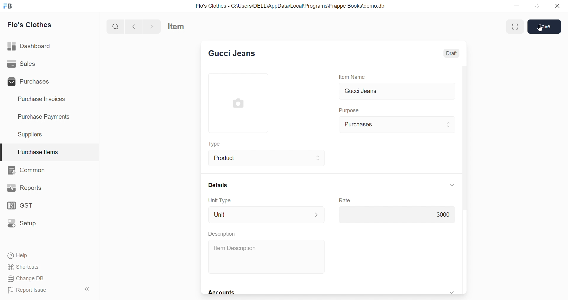 The height and width of the screenshot is (300, 568). What do you see at coordinates (268, 157) in the screenshot?
I see `Product` at bounding box center [268, 157].